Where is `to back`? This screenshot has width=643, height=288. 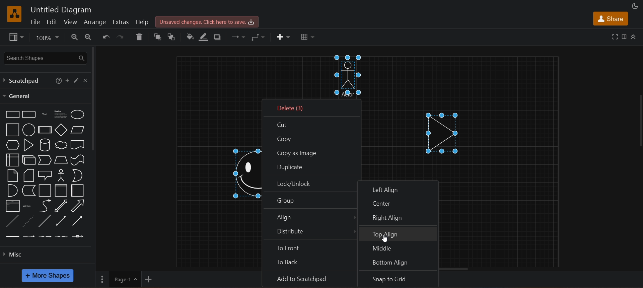 to back is located at coordinates (174, 36).